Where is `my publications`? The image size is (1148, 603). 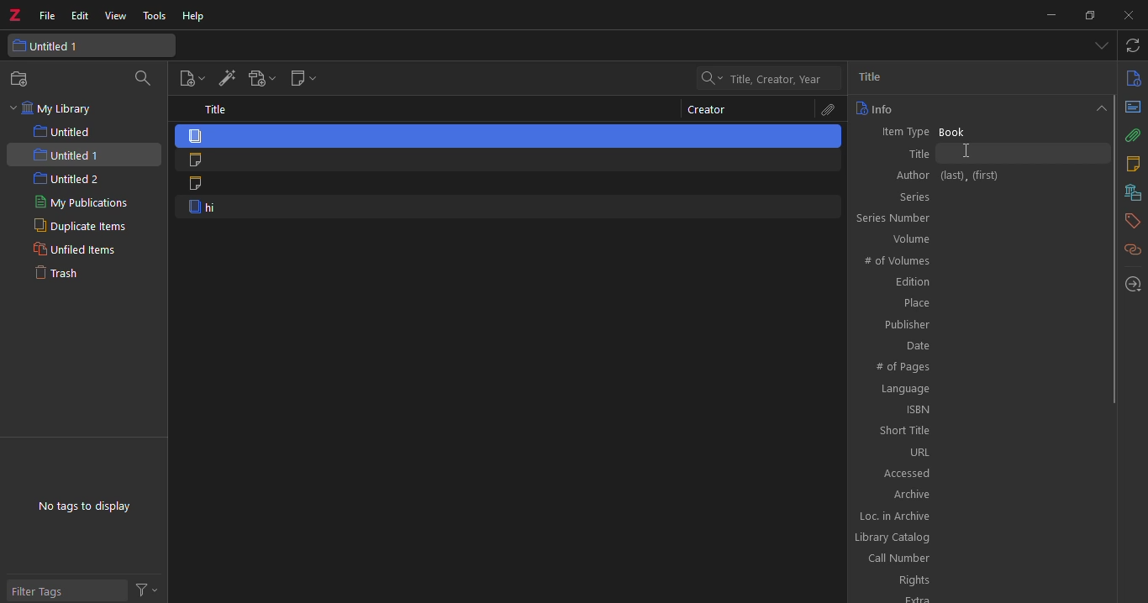 my publications is located at coordinates (87, 204).